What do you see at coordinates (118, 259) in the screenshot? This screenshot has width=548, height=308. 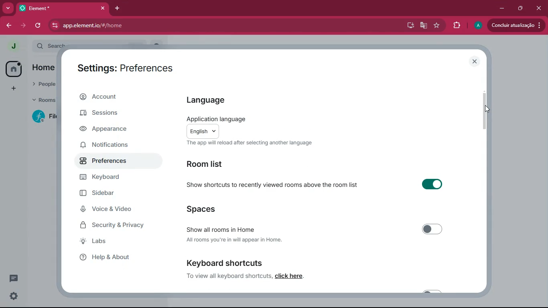 I see `help & about` at bounding box center [118, 259].